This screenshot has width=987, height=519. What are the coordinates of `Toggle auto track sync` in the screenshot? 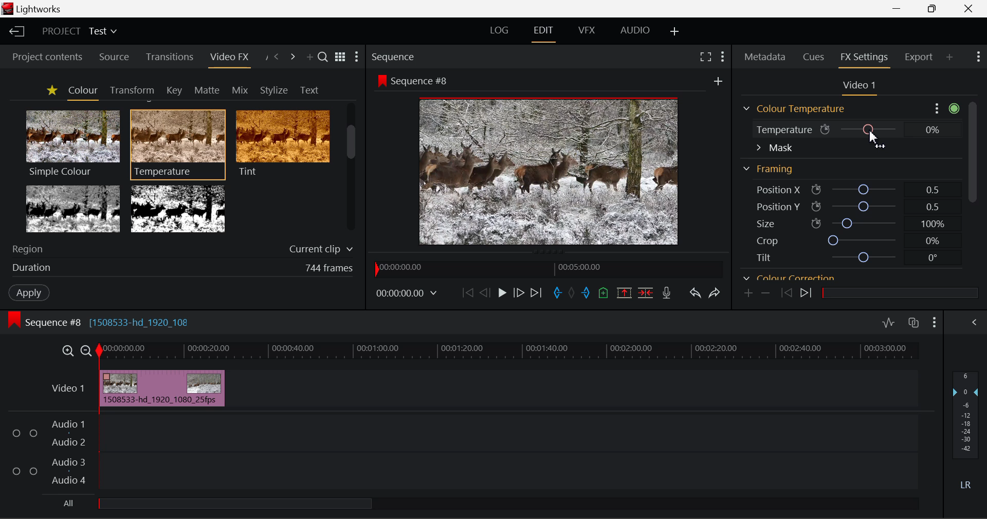 It's located at (913, 323).